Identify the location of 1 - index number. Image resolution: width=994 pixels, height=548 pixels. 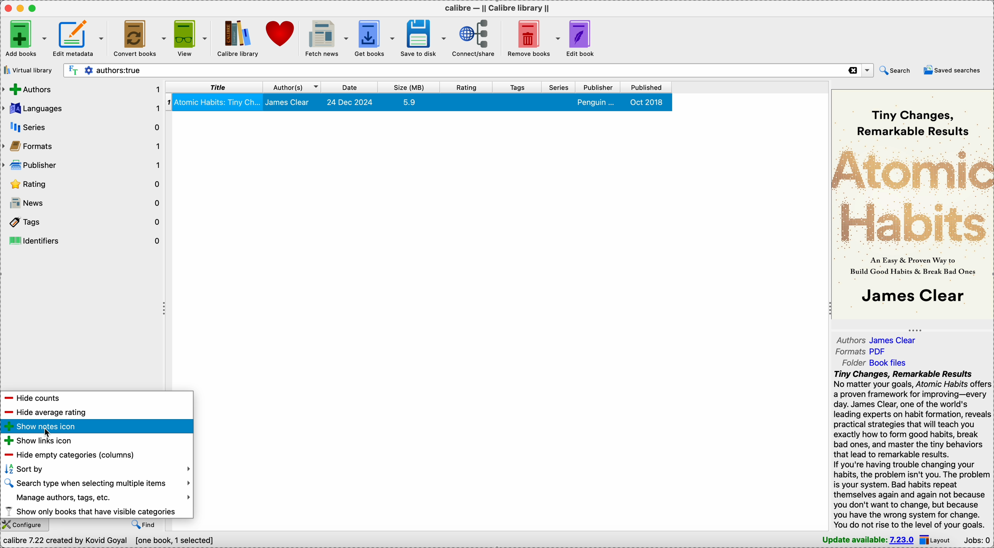
(169, 102).